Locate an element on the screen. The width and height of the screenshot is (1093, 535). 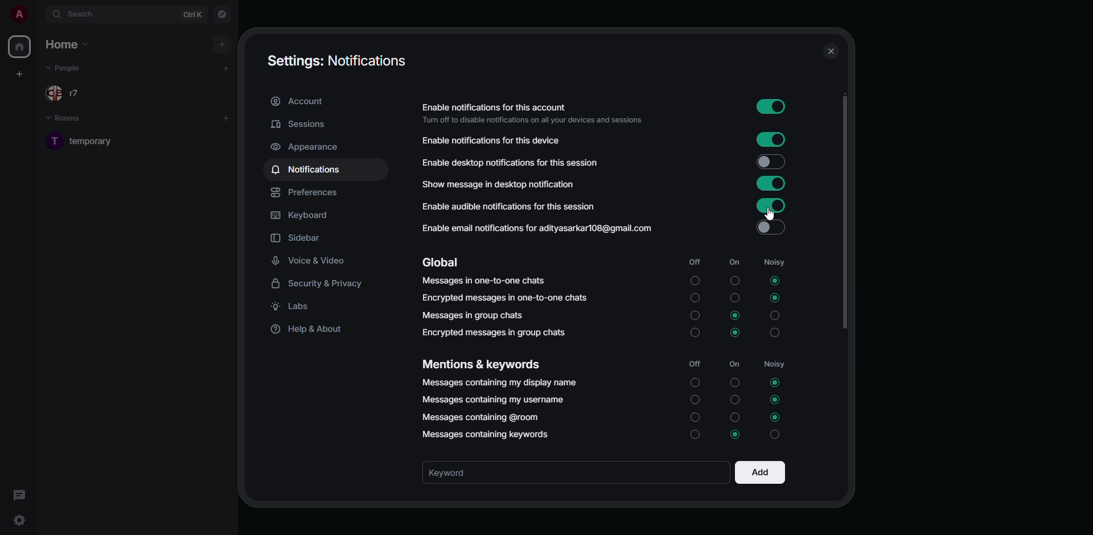
enable is located at coordinates (771, 183).